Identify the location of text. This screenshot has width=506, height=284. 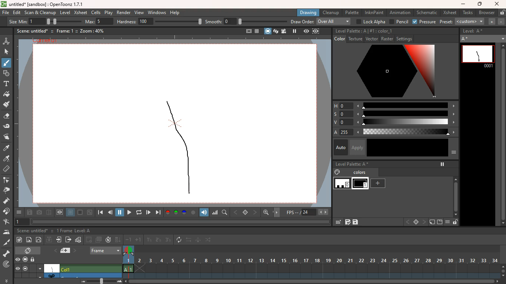
(6, 84).